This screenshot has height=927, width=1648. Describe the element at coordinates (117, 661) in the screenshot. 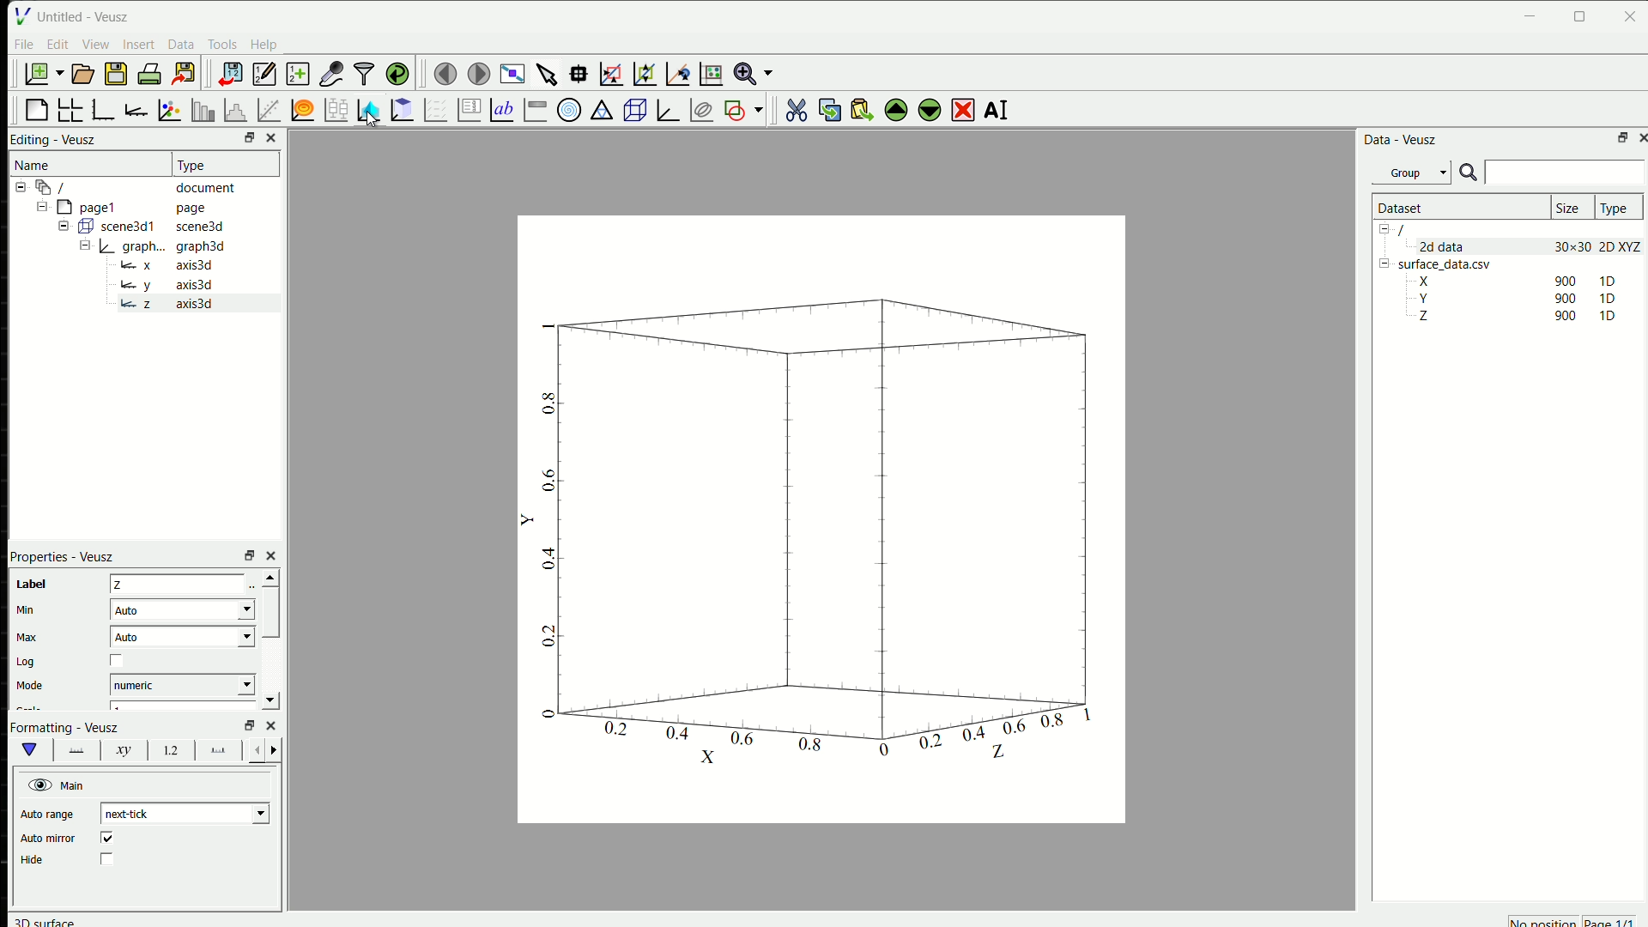

I see `checkbox` at that location.